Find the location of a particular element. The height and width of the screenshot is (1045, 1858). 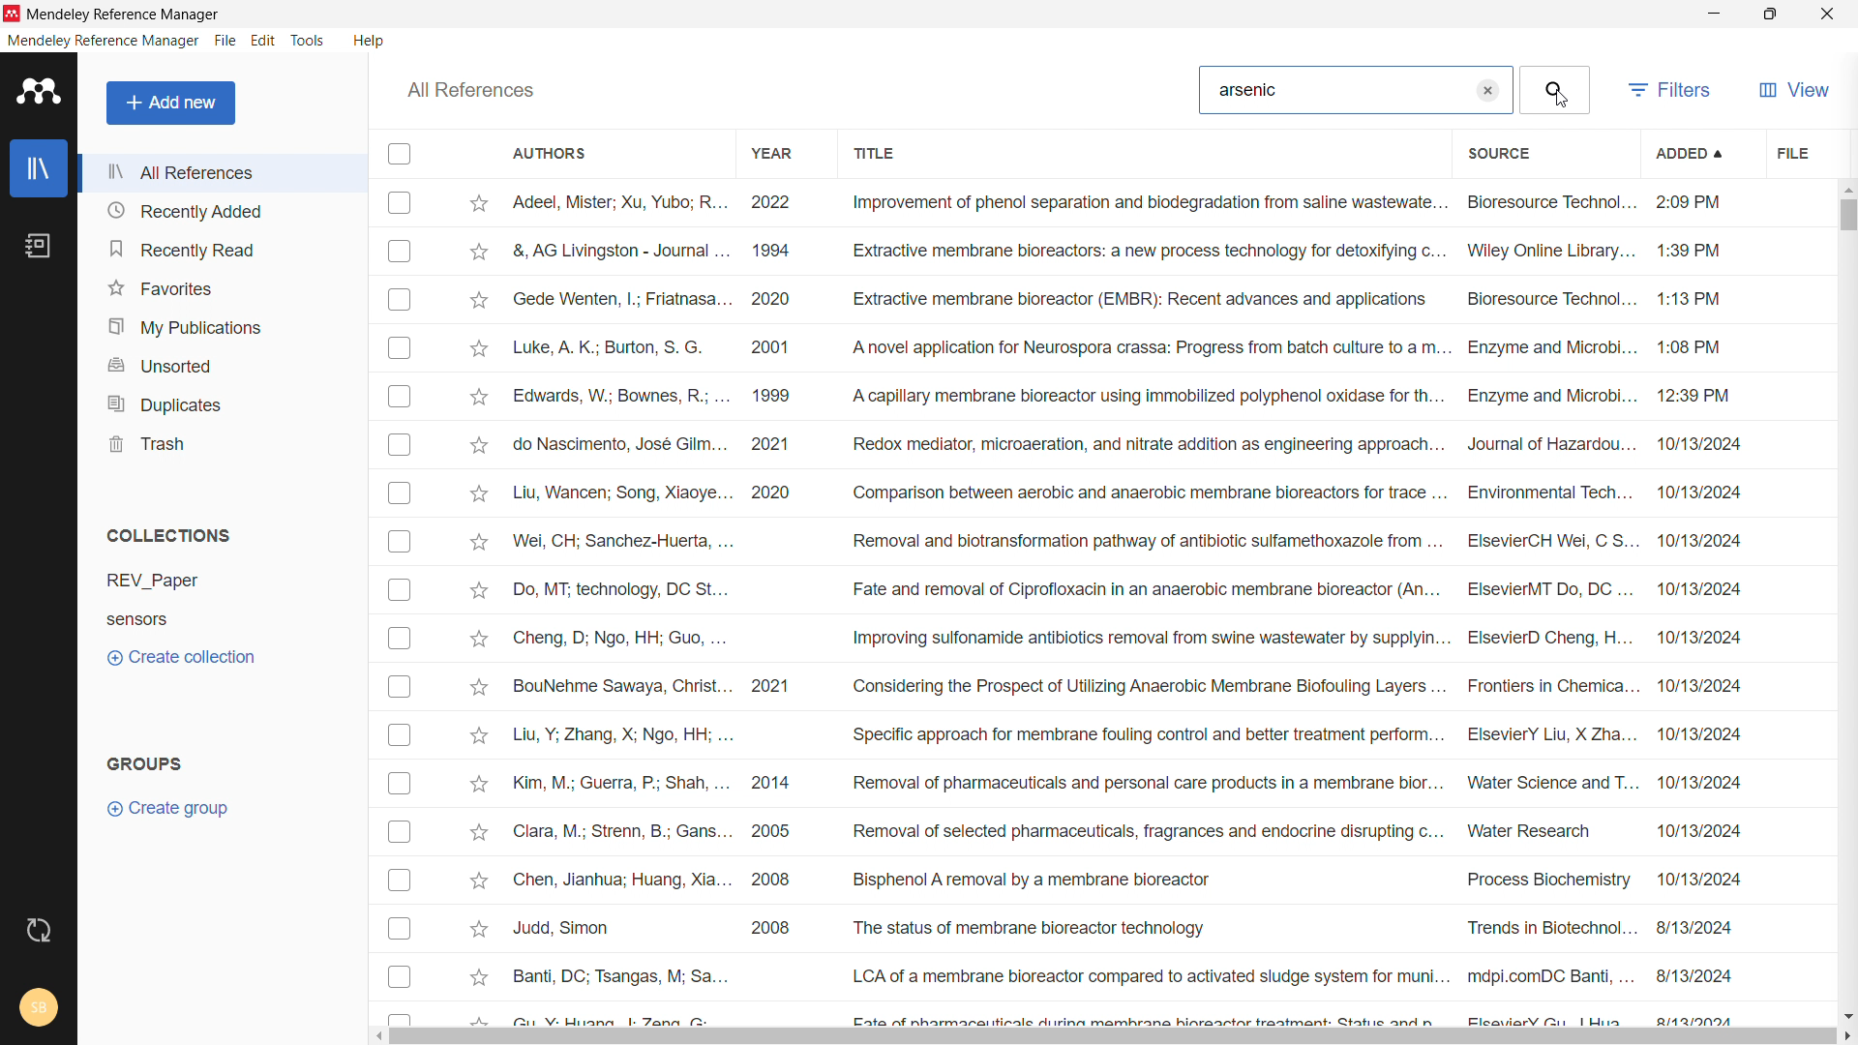

REV_Paper is located at coordinates (201, 582).